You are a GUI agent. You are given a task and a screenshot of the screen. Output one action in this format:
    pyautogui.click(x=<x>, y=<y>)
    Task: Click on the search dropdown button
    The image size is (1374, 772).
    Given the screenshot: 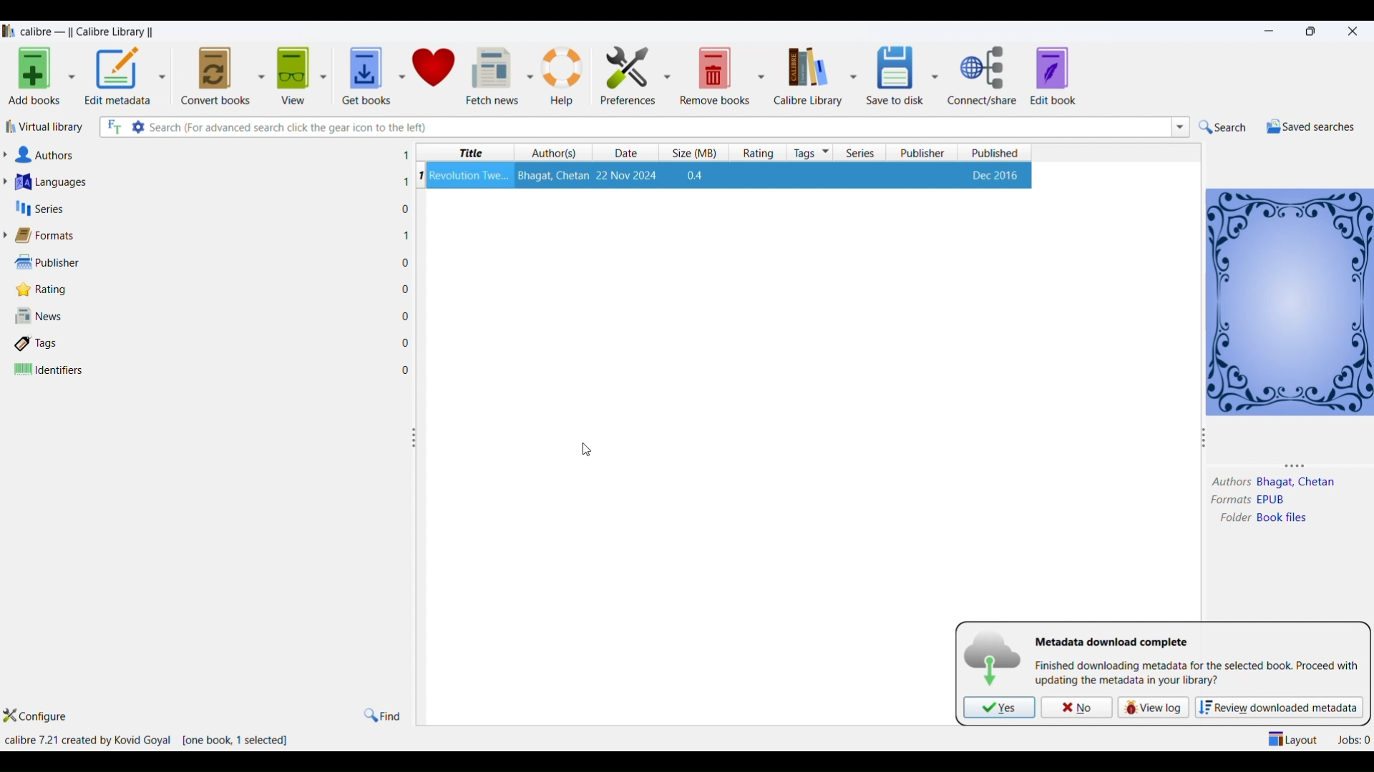 What is the action you would take?
    pyautogui.click(x=1179, y=127)
    